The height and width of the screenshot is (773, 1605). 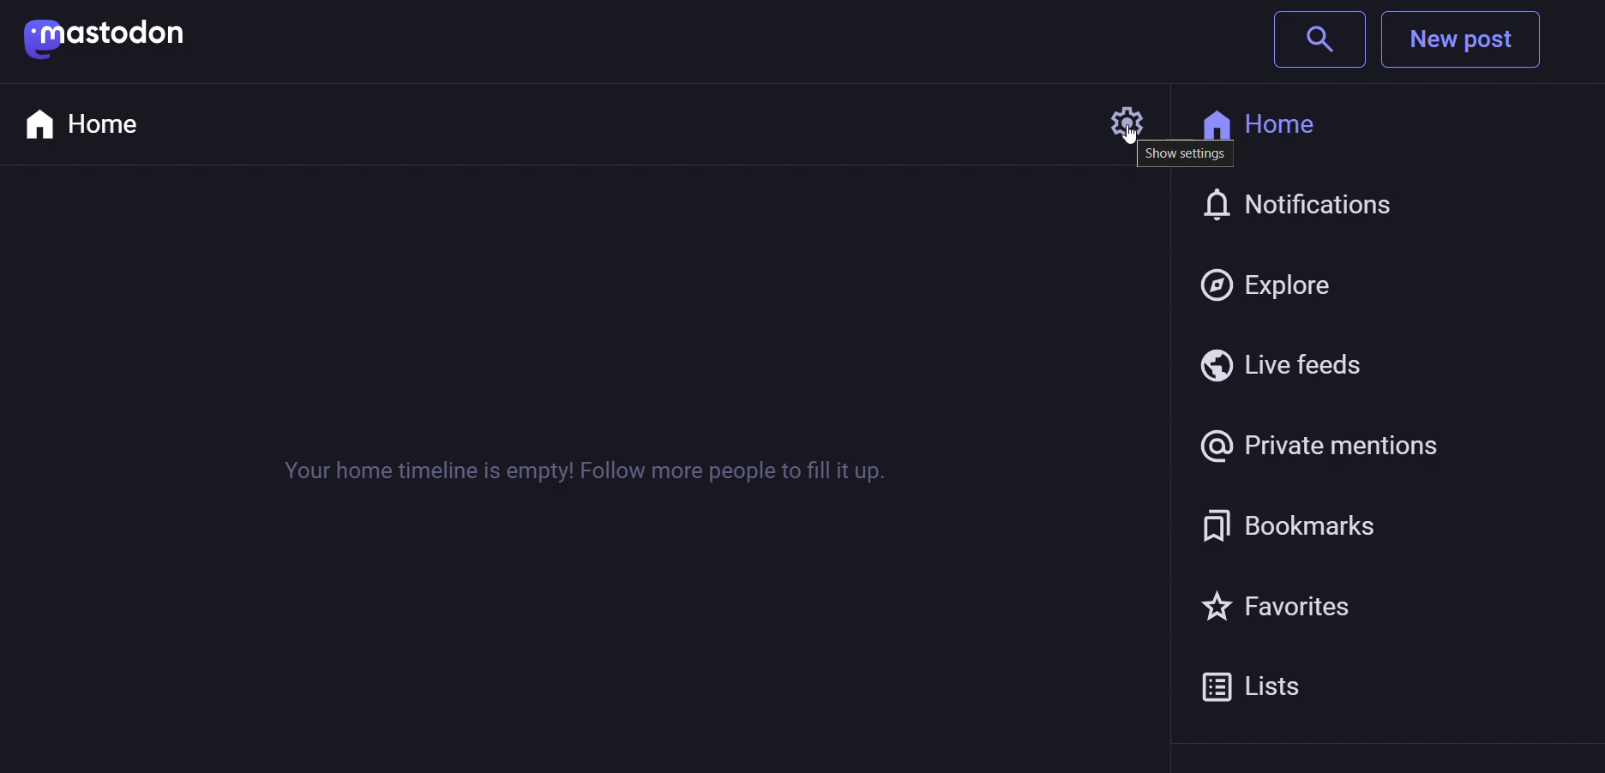 What do you see at coordinates (1320, 42) in the screenshot?
I see `search` at bounding box center [1320, 42].